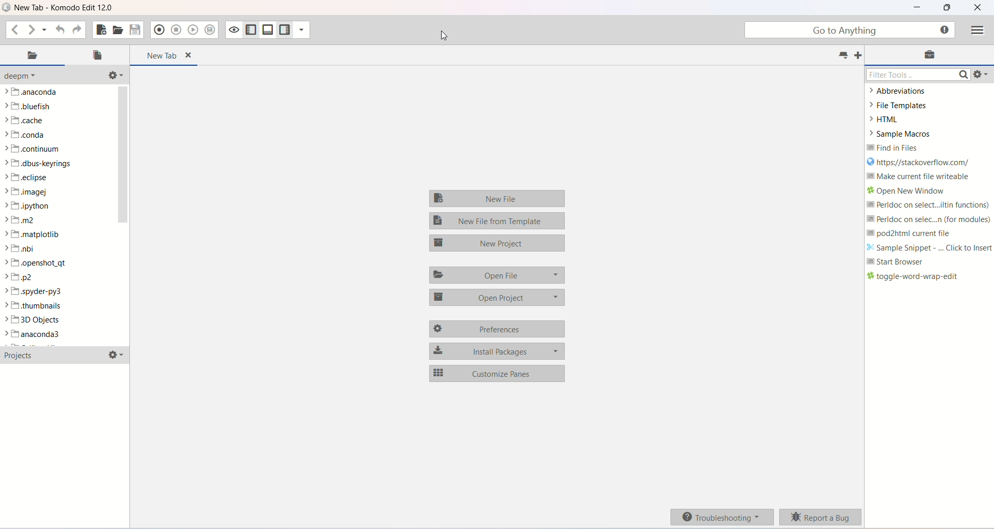  What do you see at coordinates (97, 56) in the screenshot?
I see `open file` at bounding box center [97, 56].